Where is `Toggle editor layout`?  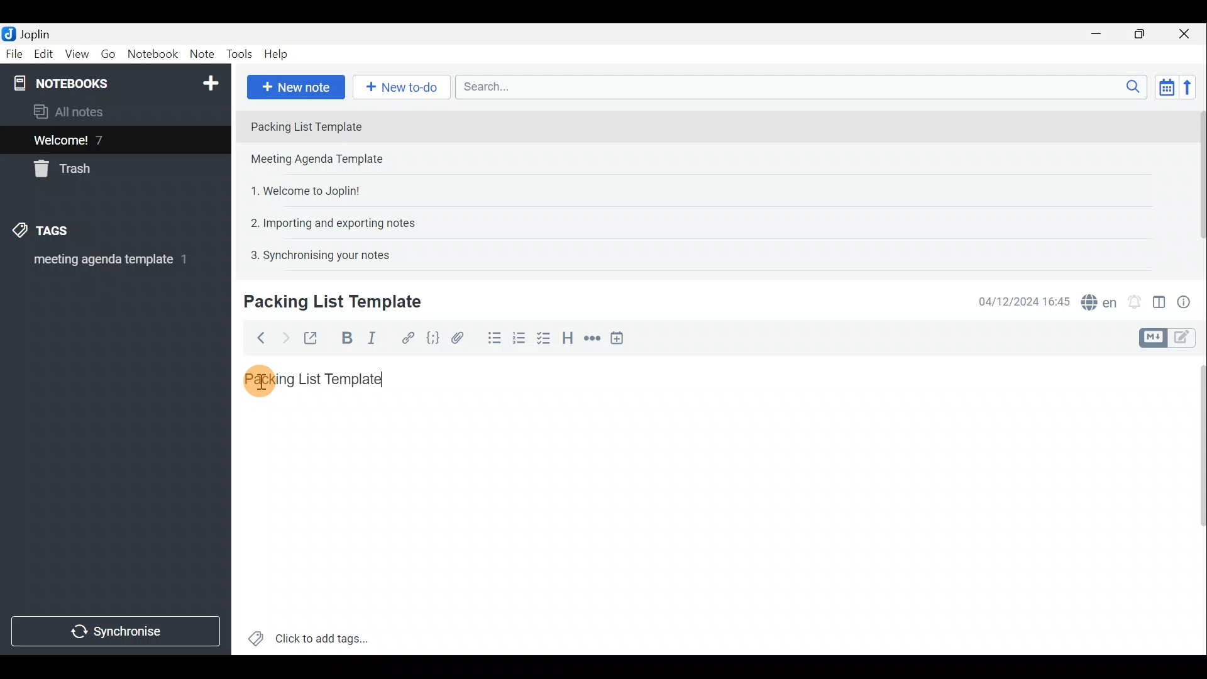
Toggle editor layout is located at coordinates (1159, 298).